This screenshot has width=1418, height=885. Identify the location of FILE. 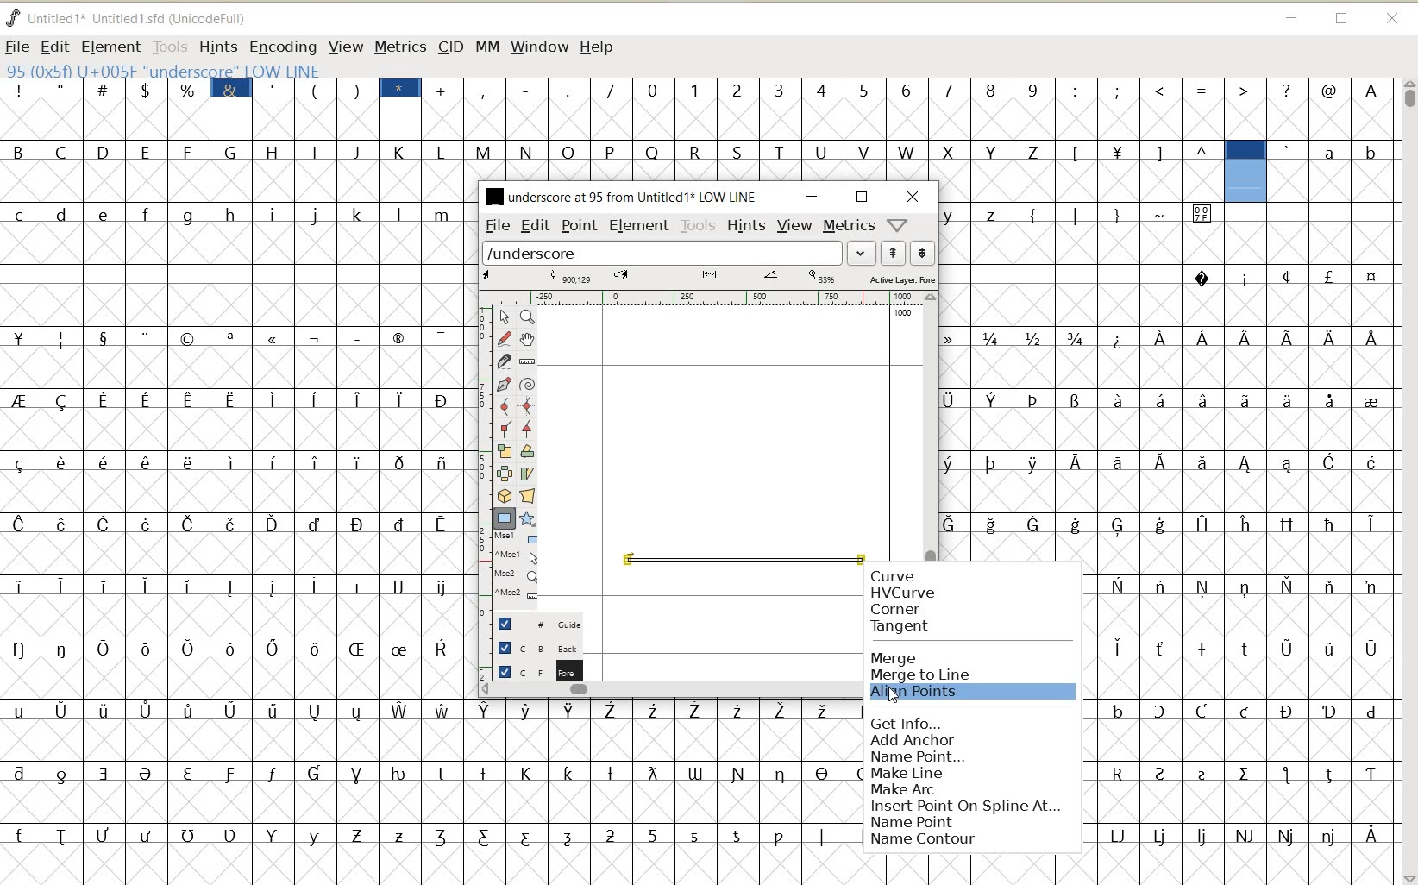
(17, 47).